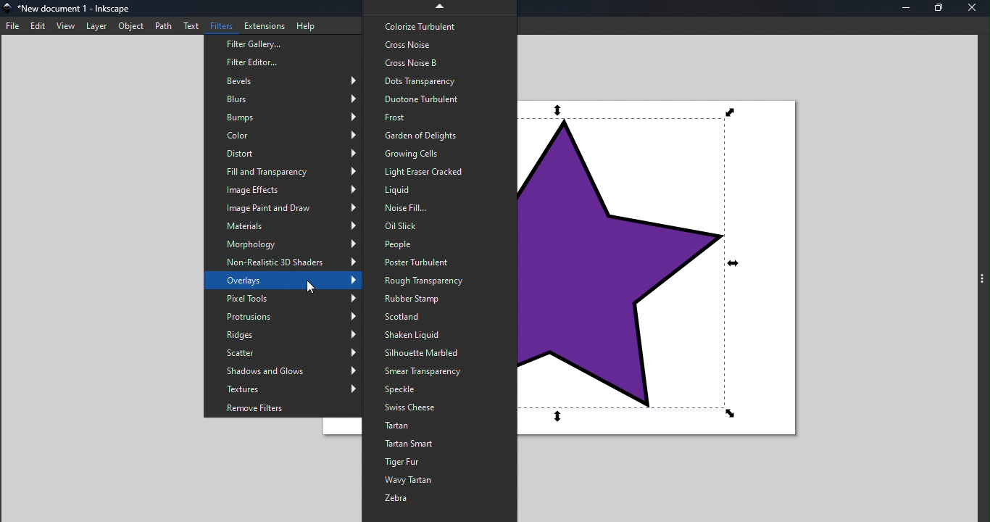 The image size is (990, 522). Describe the element at coordinates (280, 173) in the screenshot. I see `Fill and Transparency` at that location.